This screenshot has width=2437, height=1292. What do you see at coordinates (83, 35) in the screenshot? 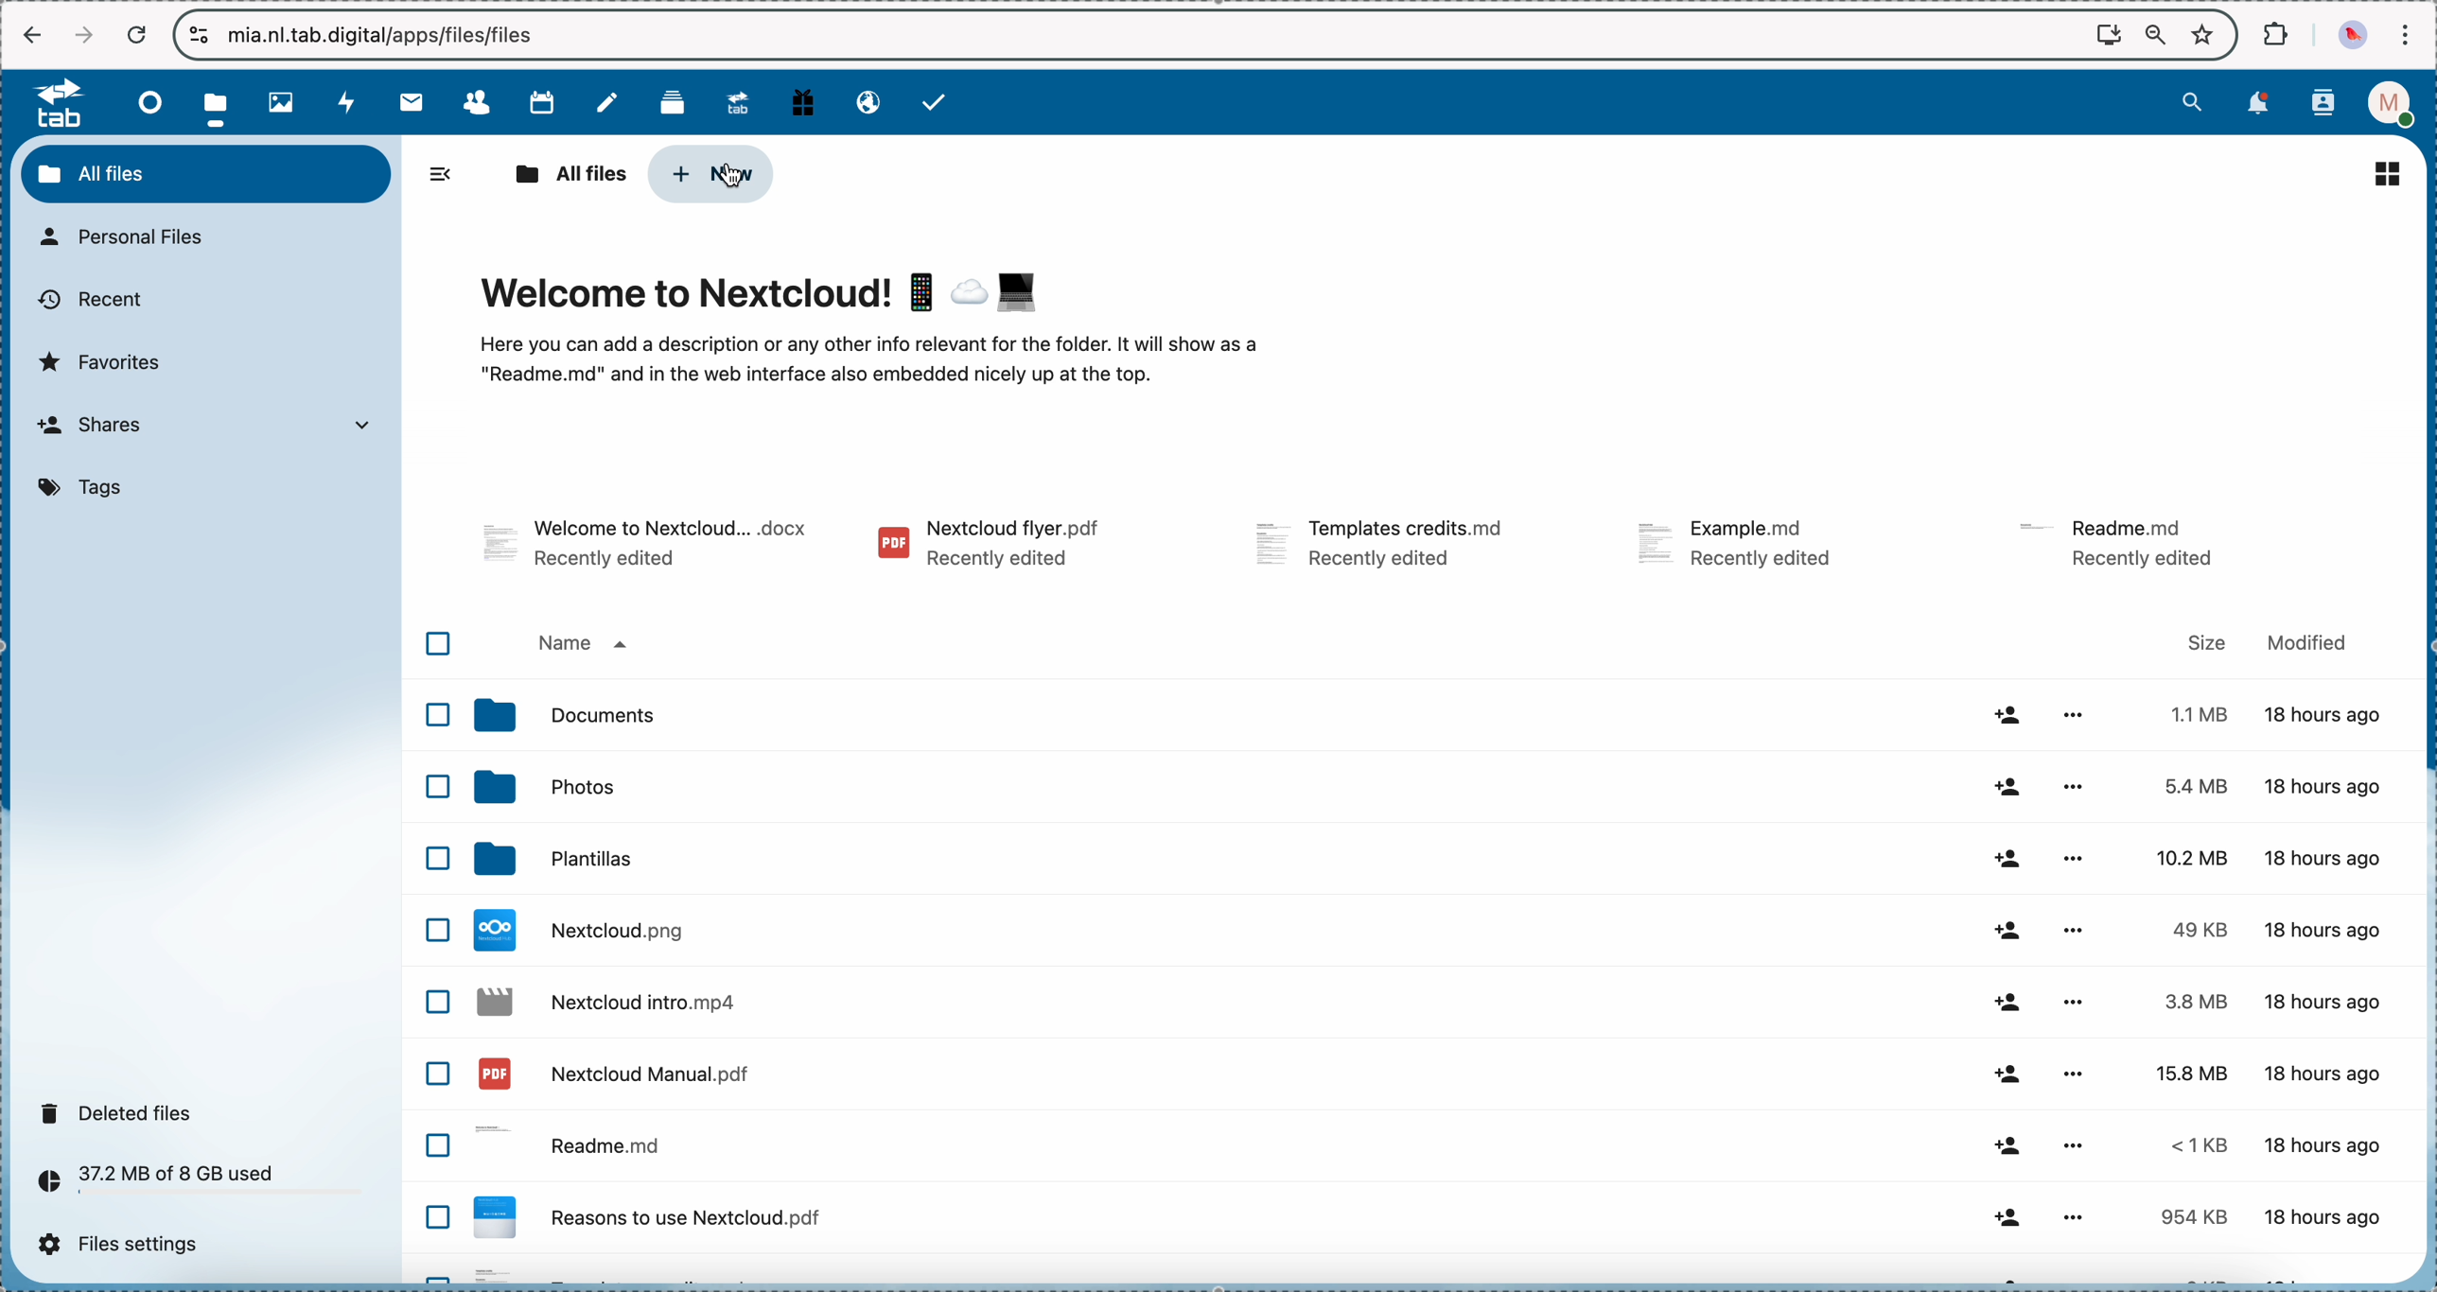
I see `navigate foward` at bounding box center [83, 35].